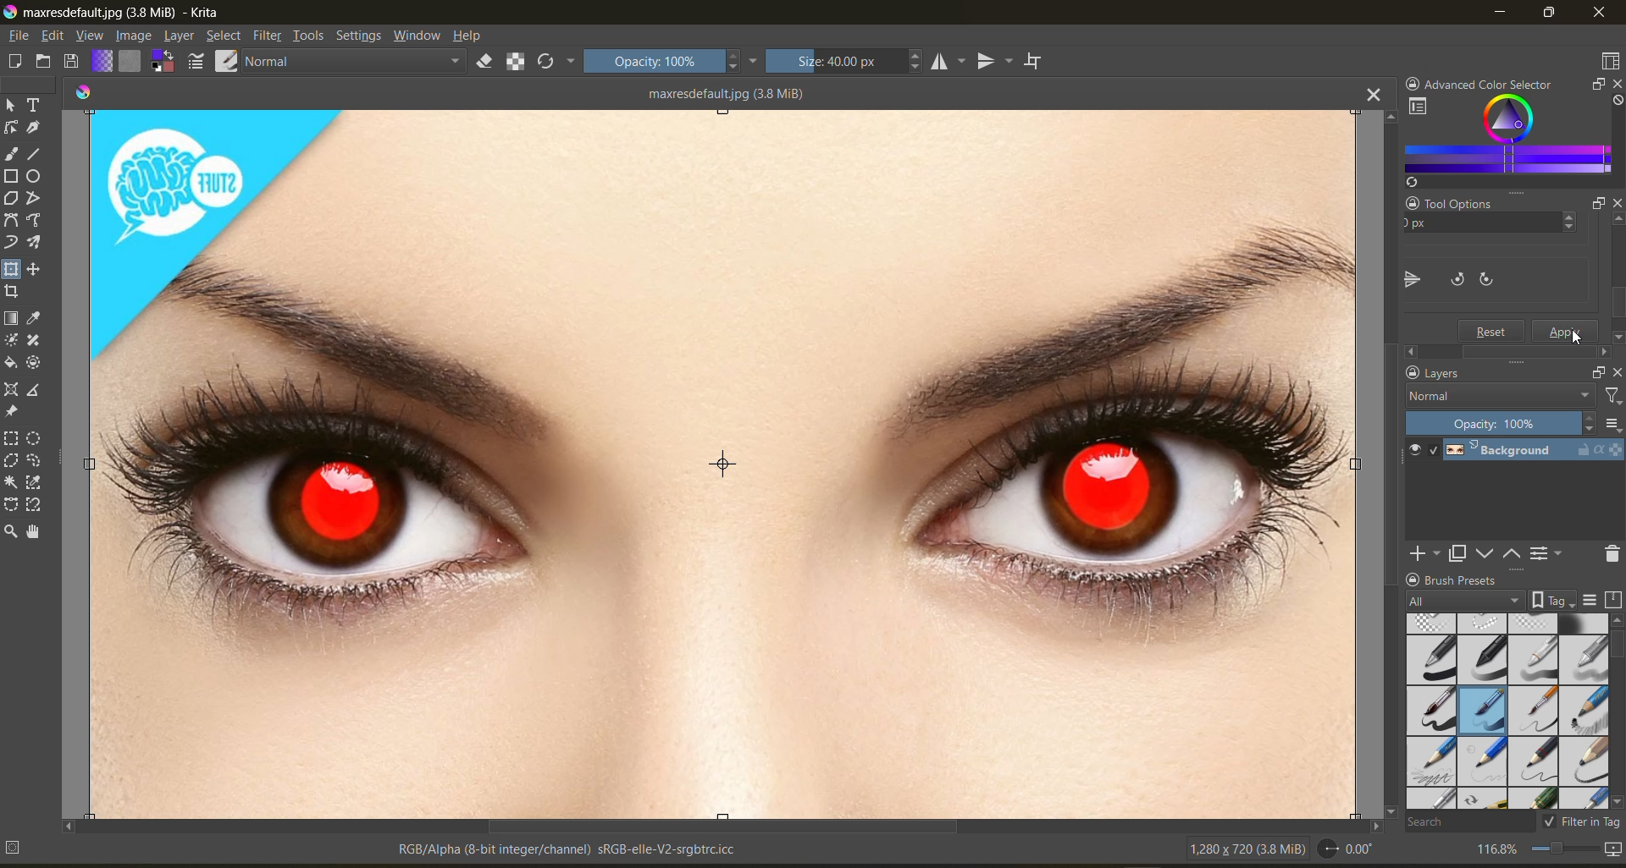  Describe the element at coordinates (12, 268) in the screenshot. I see `tool` at that location.